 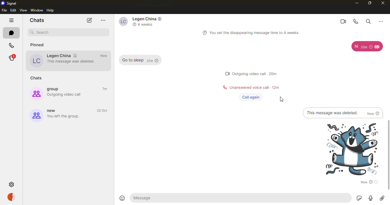 I want to click on Legen China, so click(x=144, y=19).